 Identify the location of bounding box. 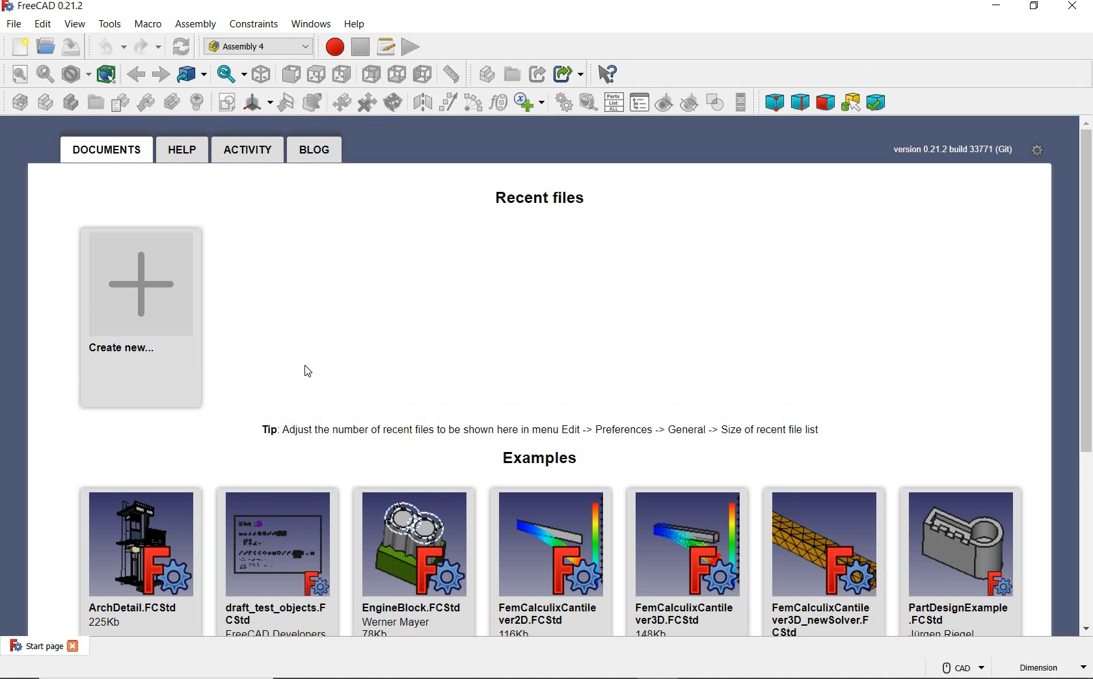
(107, 75).